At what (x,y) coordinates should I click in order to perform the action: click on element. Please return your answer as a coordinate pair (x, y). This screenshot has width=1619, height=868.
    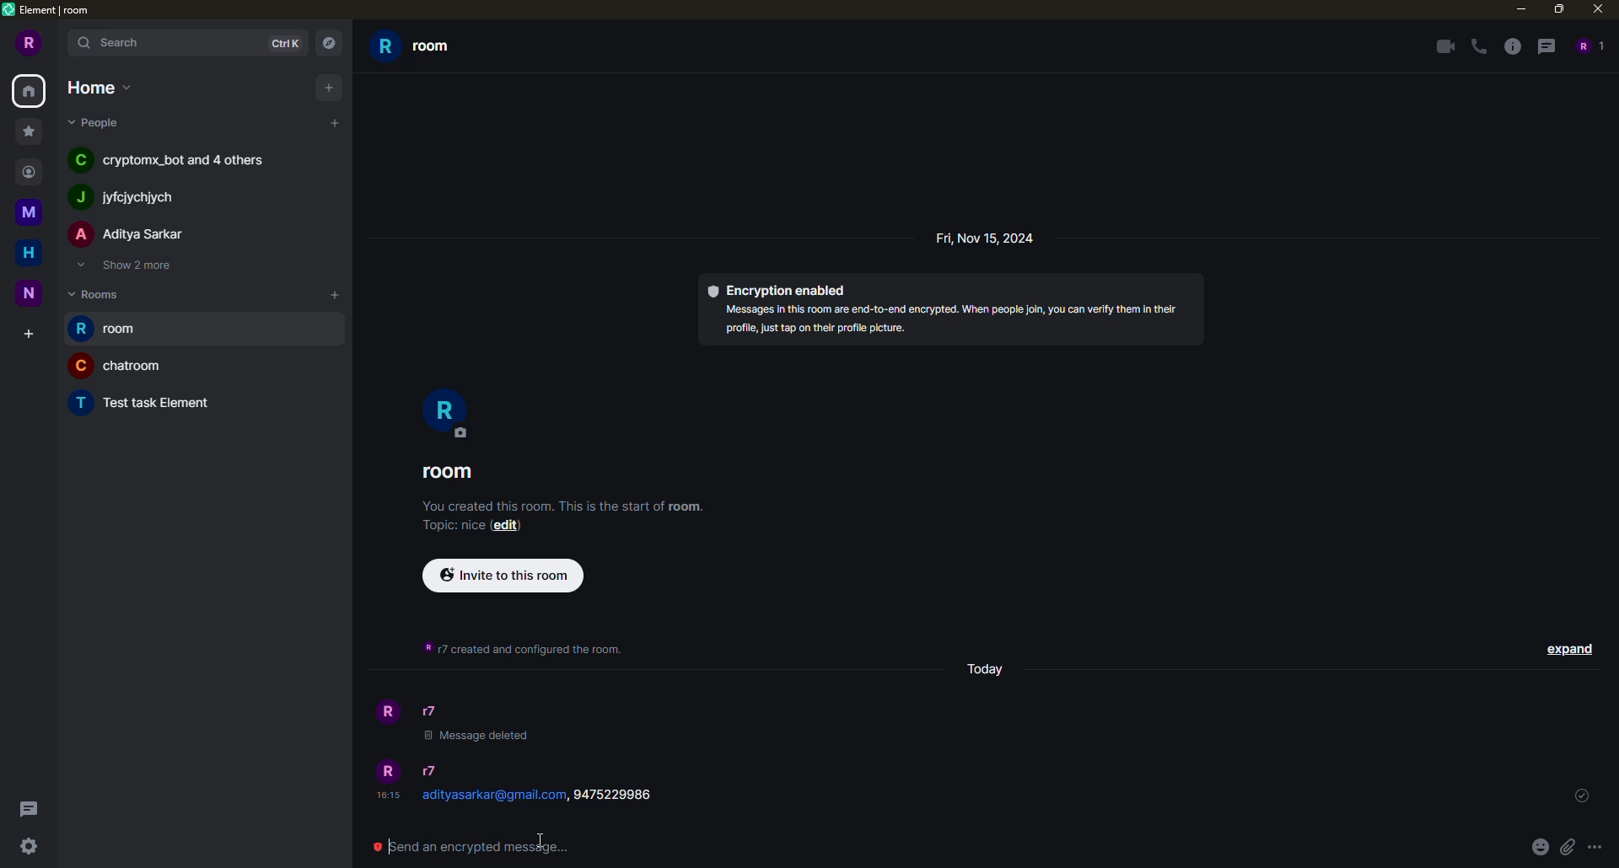
    Looking at the image, I should click on (52, 13).